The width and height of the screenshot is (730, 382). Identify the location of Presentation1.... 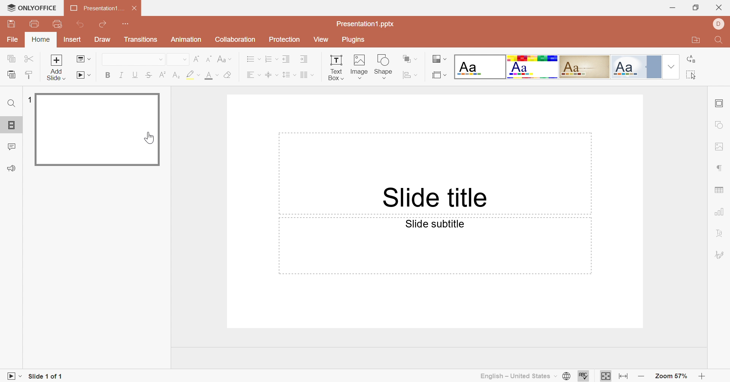
(97, 8).